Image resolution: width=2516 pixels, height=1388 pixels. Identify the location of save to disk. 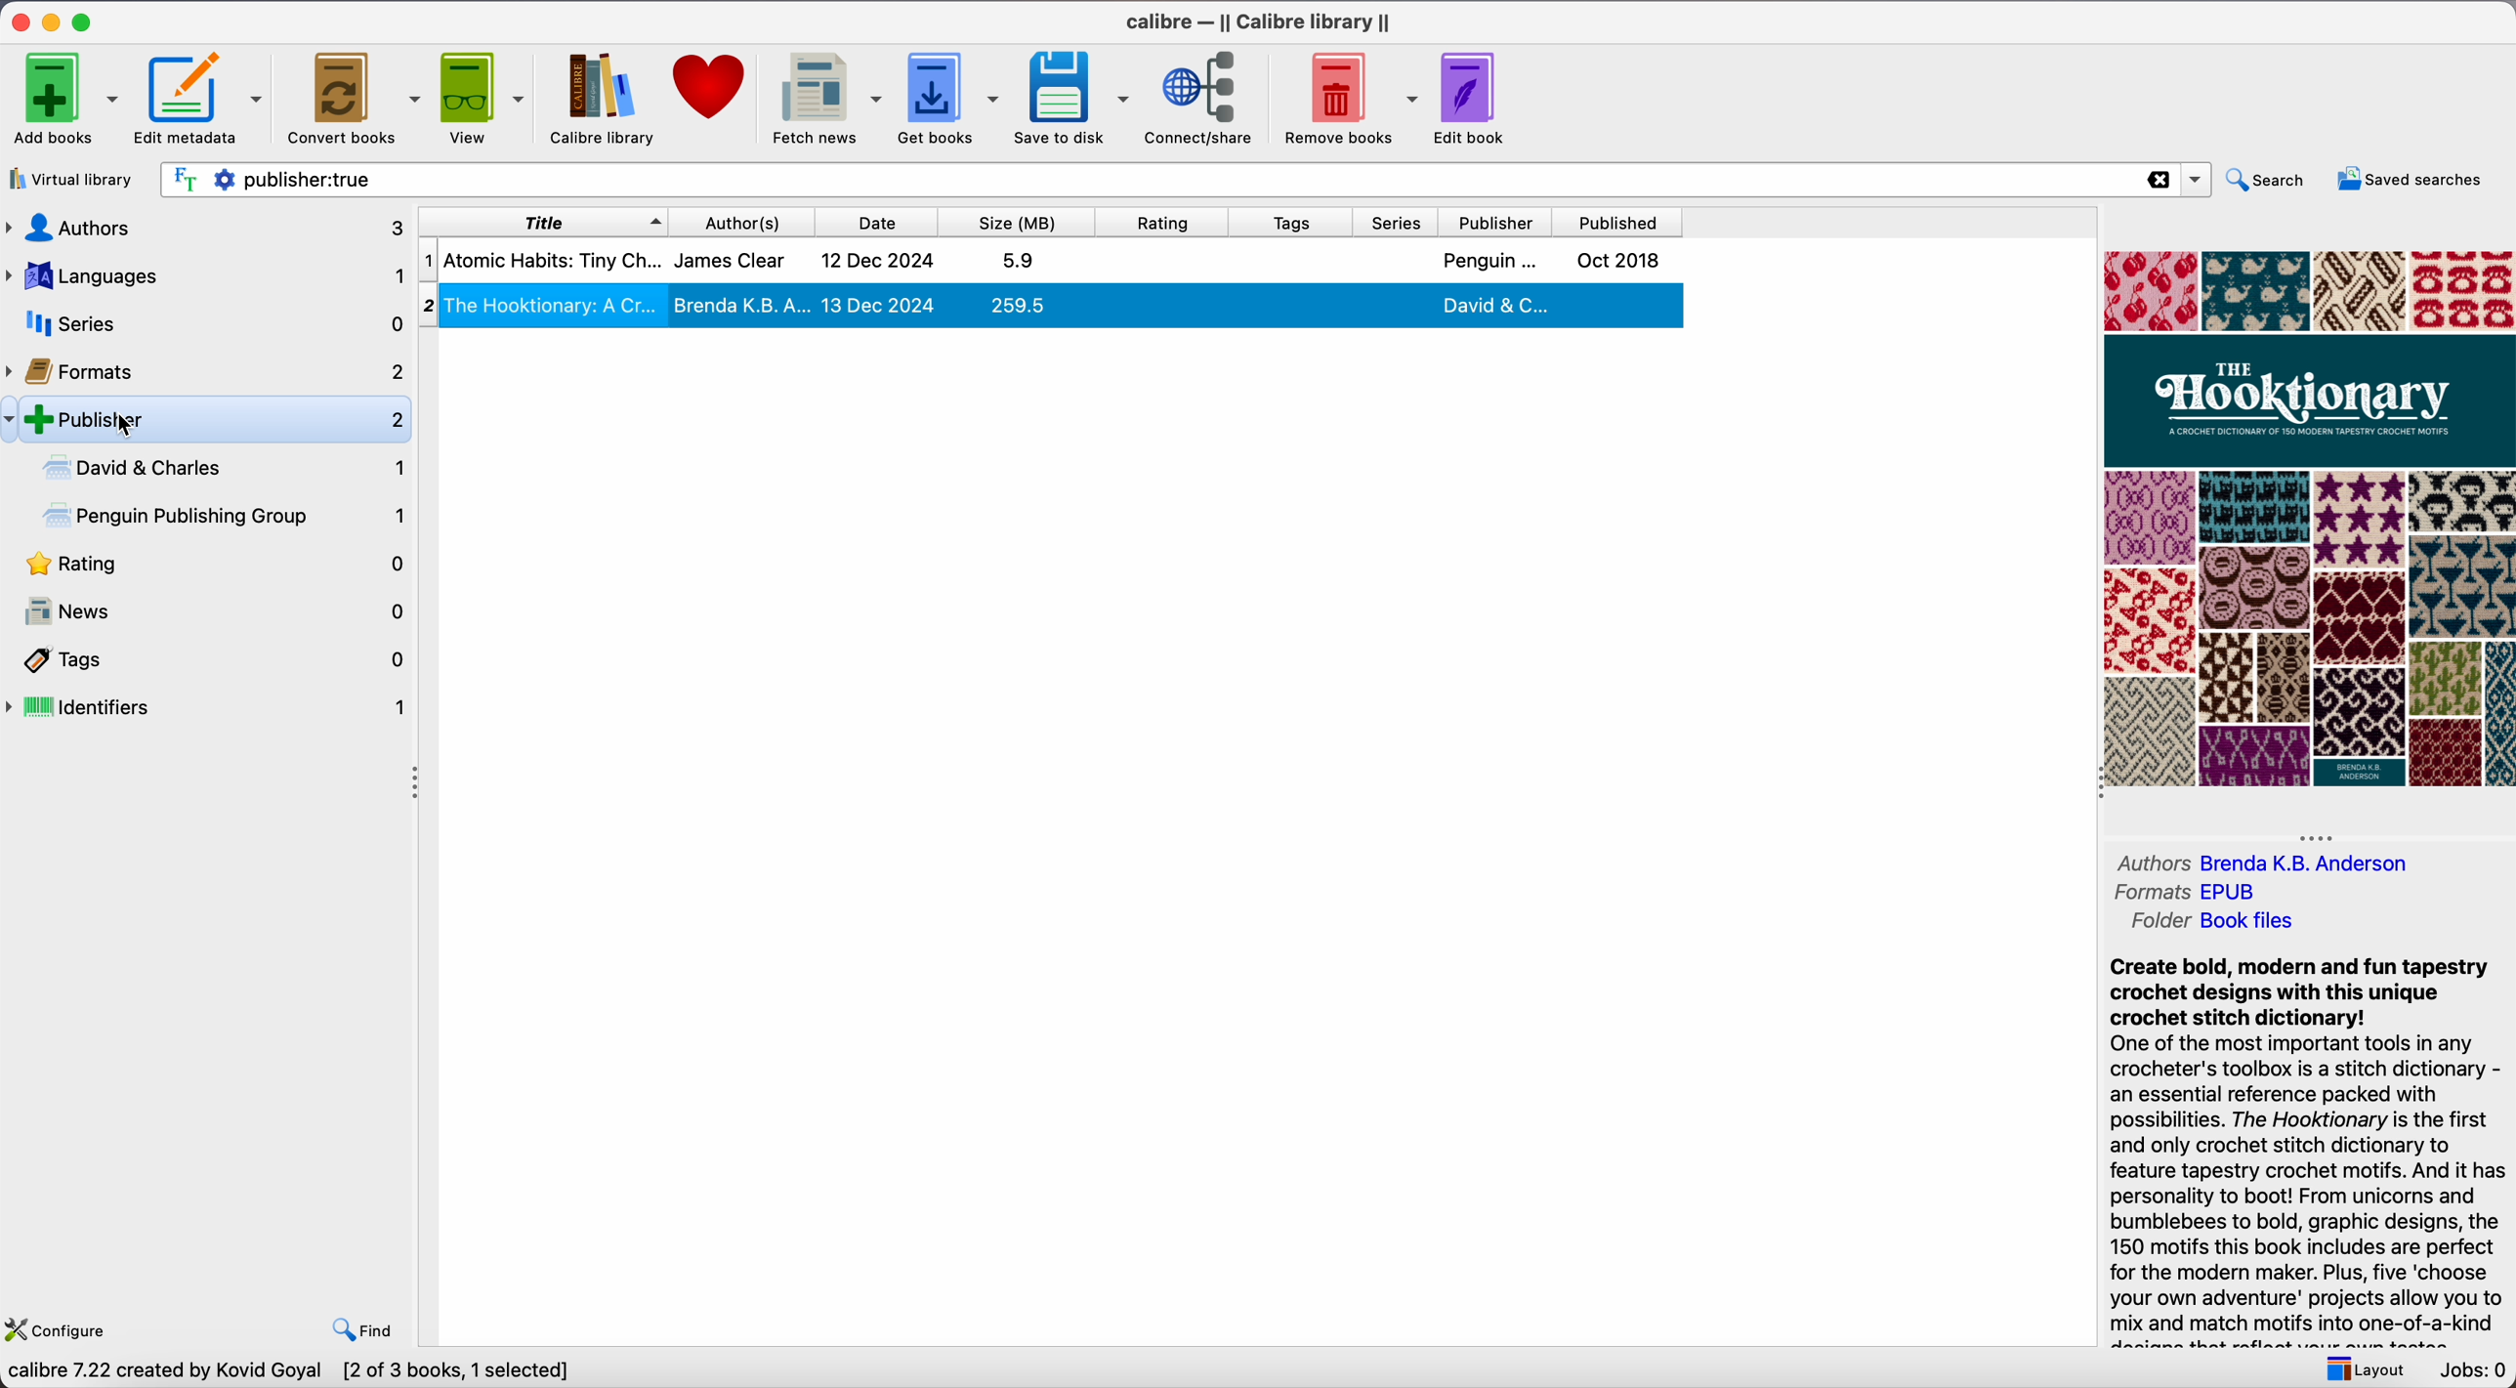
(1073, 98).